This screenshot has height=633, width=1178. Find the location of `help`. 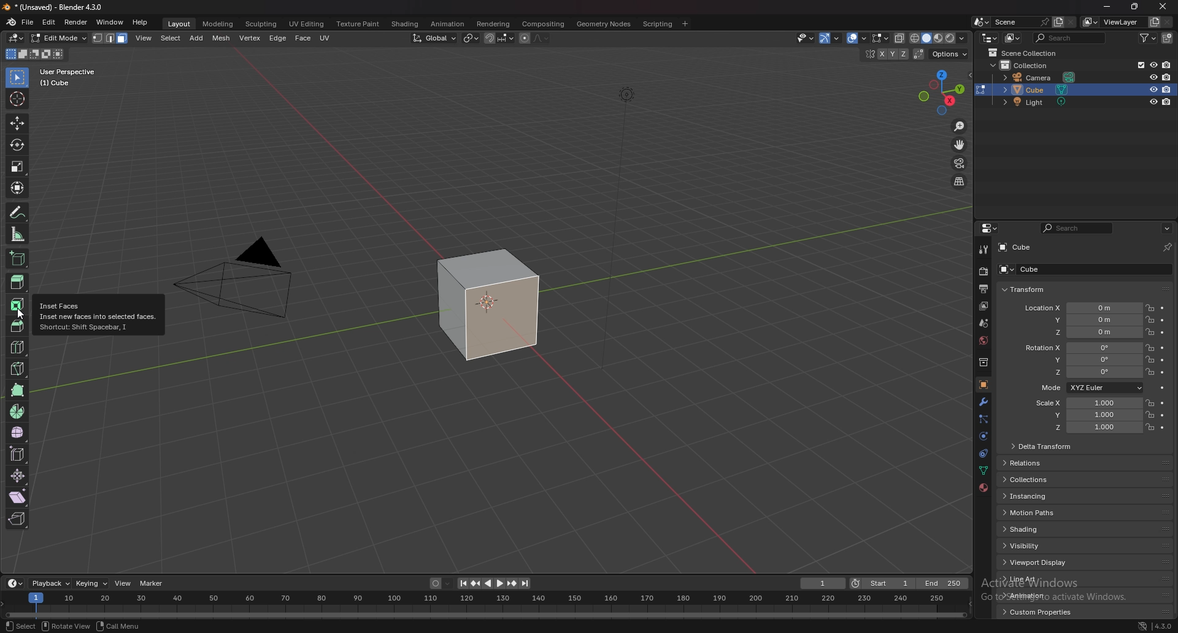

help is located at coordinates (141, 22).